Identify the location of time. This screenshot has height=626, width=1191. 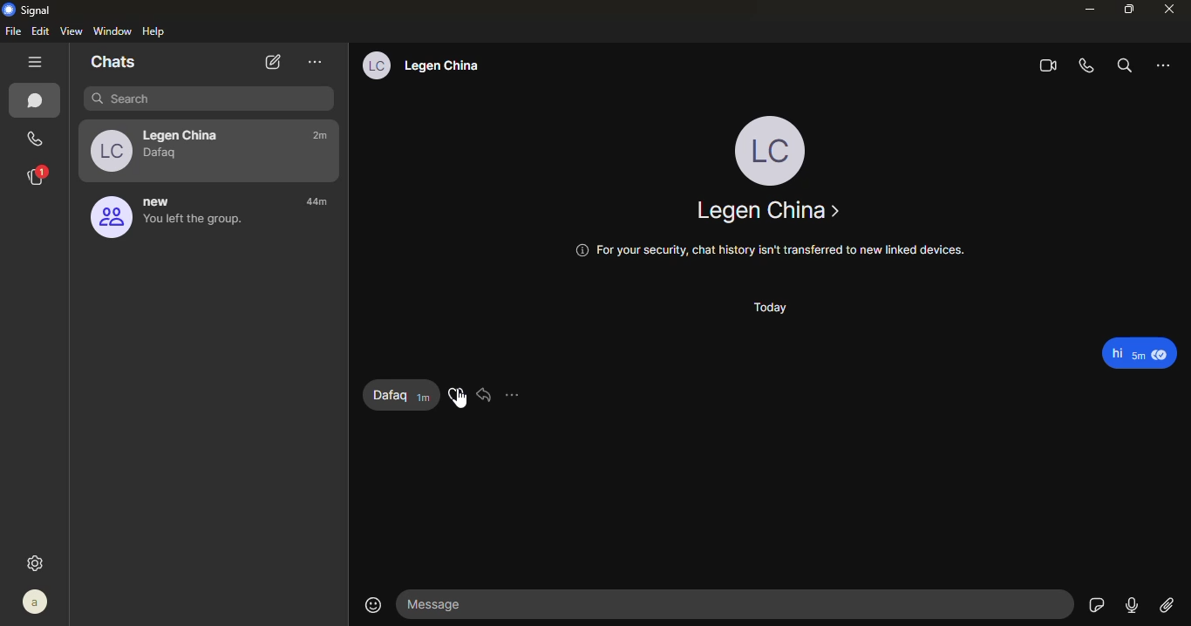
(325, 204).